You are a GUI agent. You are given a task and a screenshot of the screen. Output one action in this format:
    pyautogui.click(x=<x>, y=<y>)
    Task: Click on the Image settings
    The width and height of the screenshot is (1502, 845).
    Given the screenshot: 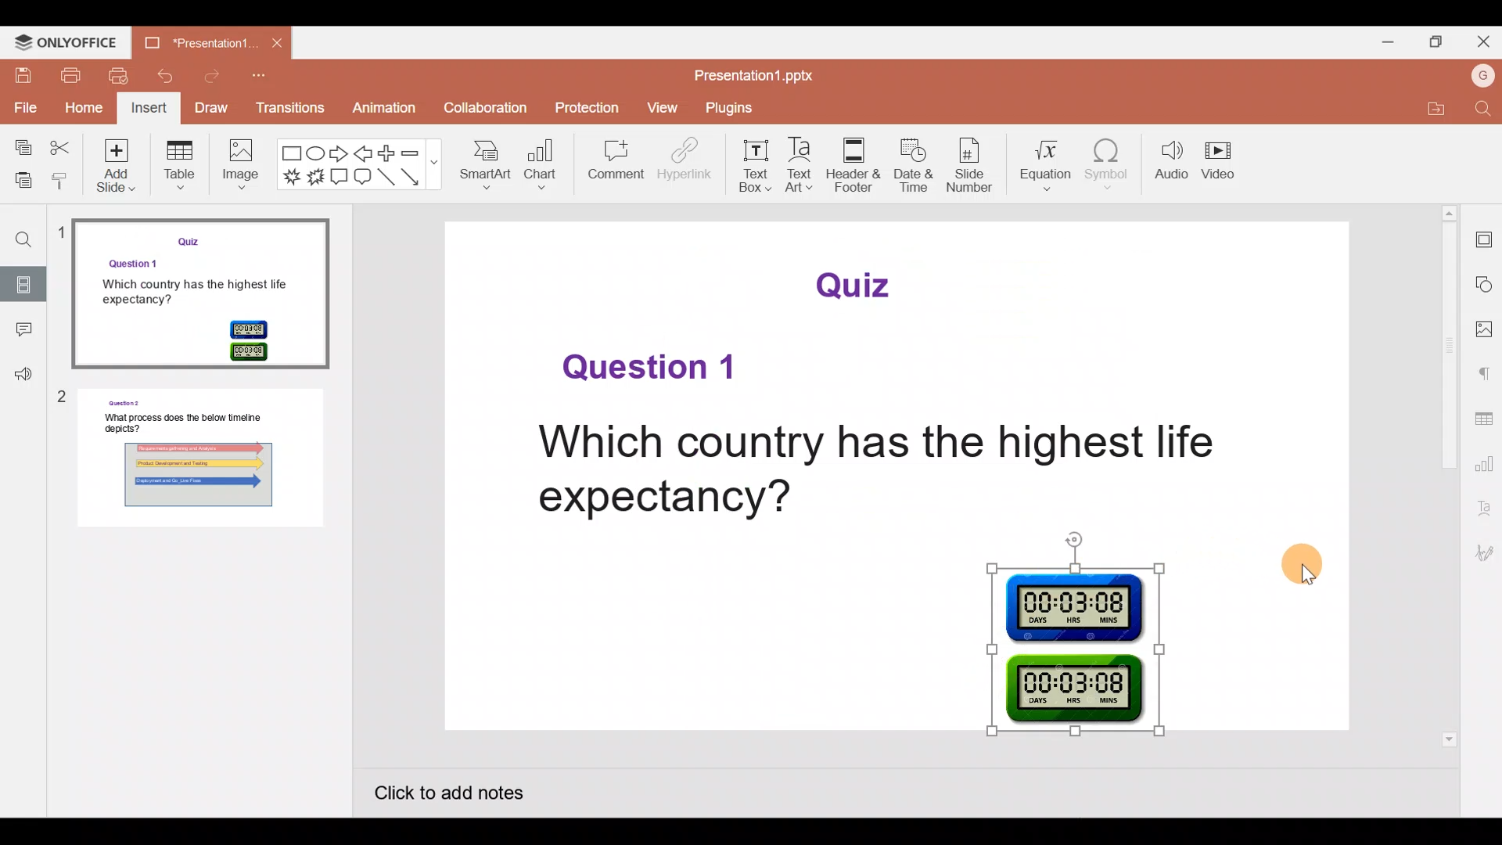 What is the action you would take?
    pyautogui.click(x=1486, y=331)
    